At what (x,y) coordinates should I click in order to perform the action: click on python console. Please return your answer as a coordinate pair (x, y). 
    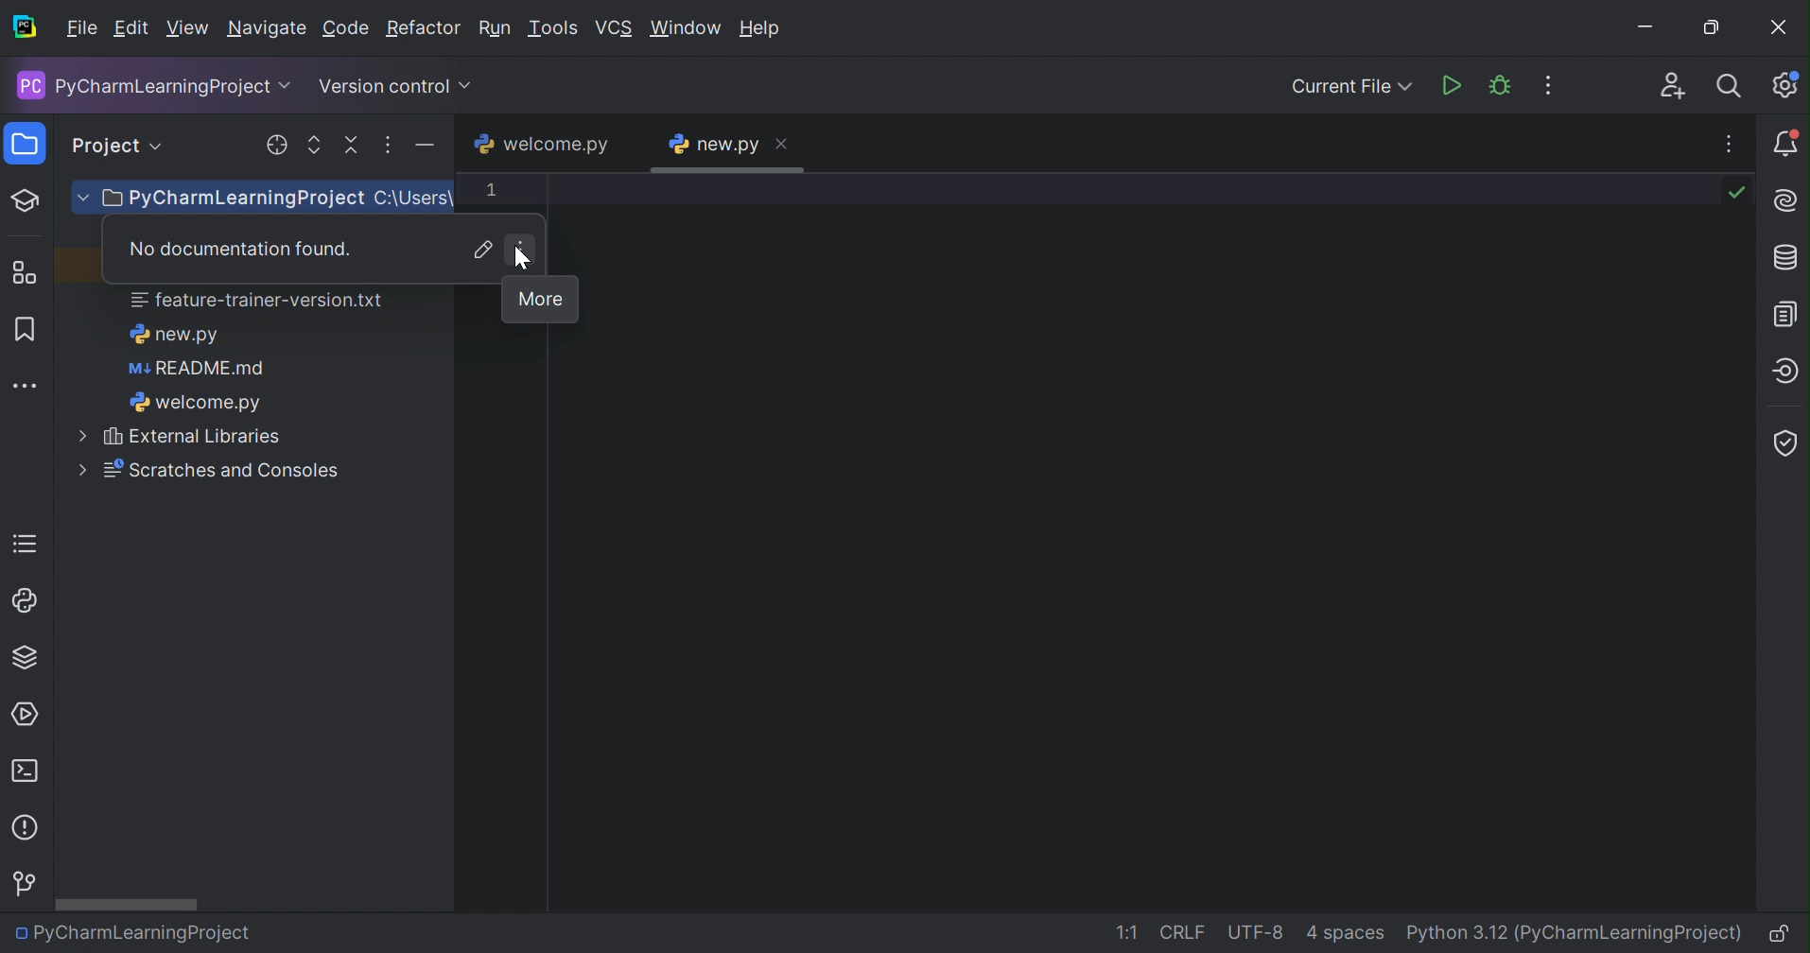
    Looking at the image, I should click on (25, 601).